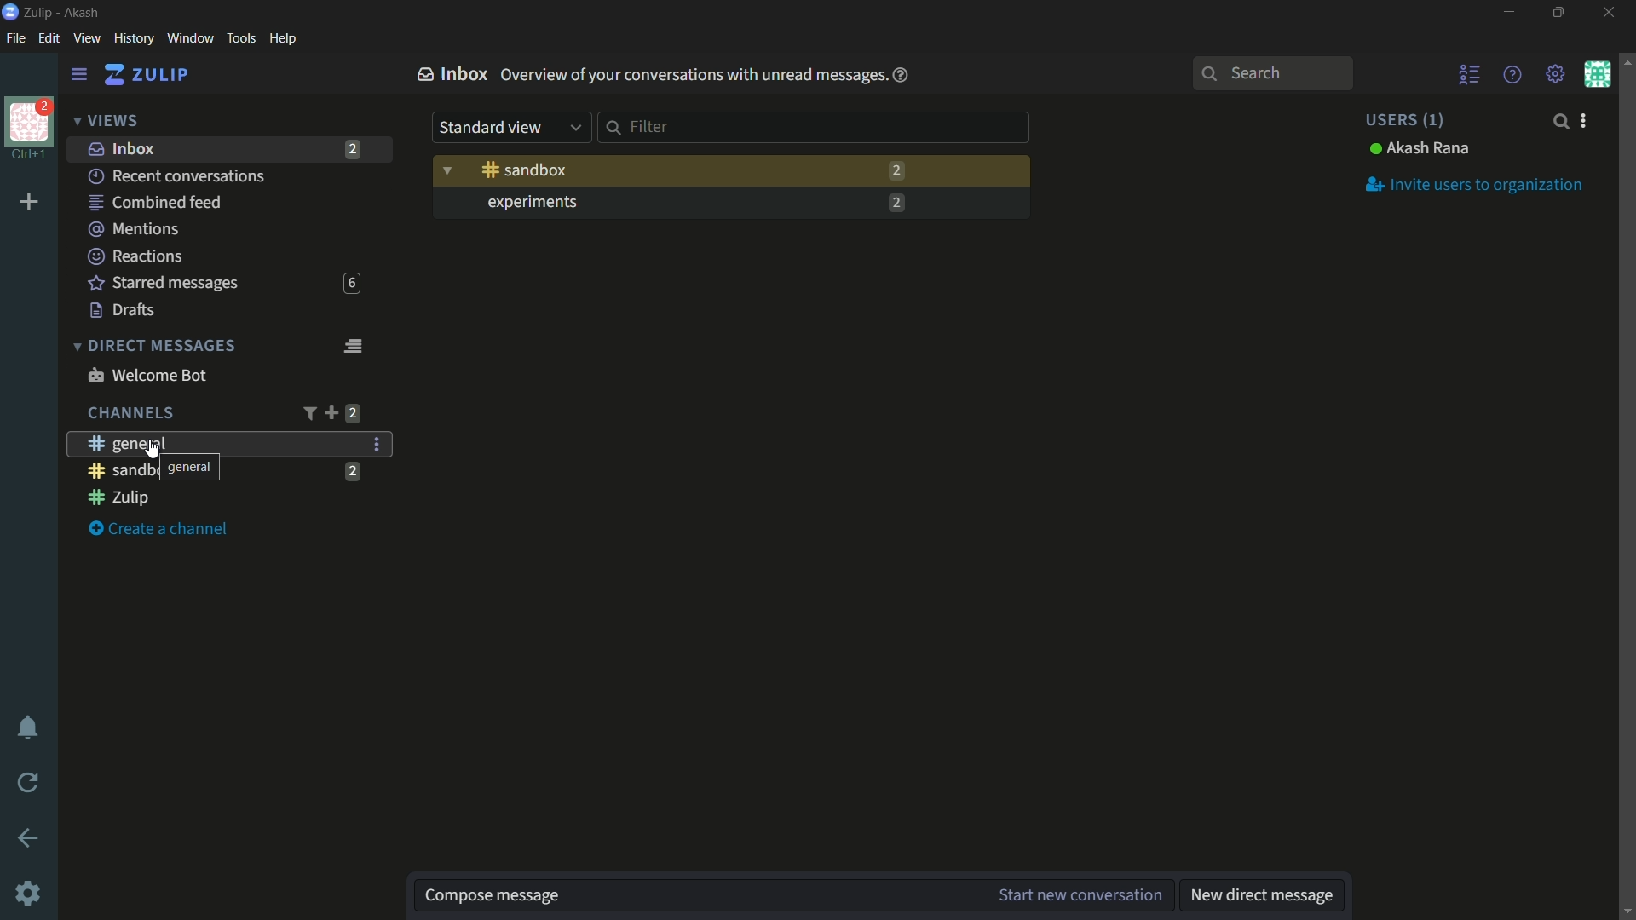 The width and height of the screenshot is (1636, 920). What do you see at coordinates (1556, 74) in the screenshot?
I see `main menu` at bounding box center [1556, 74].